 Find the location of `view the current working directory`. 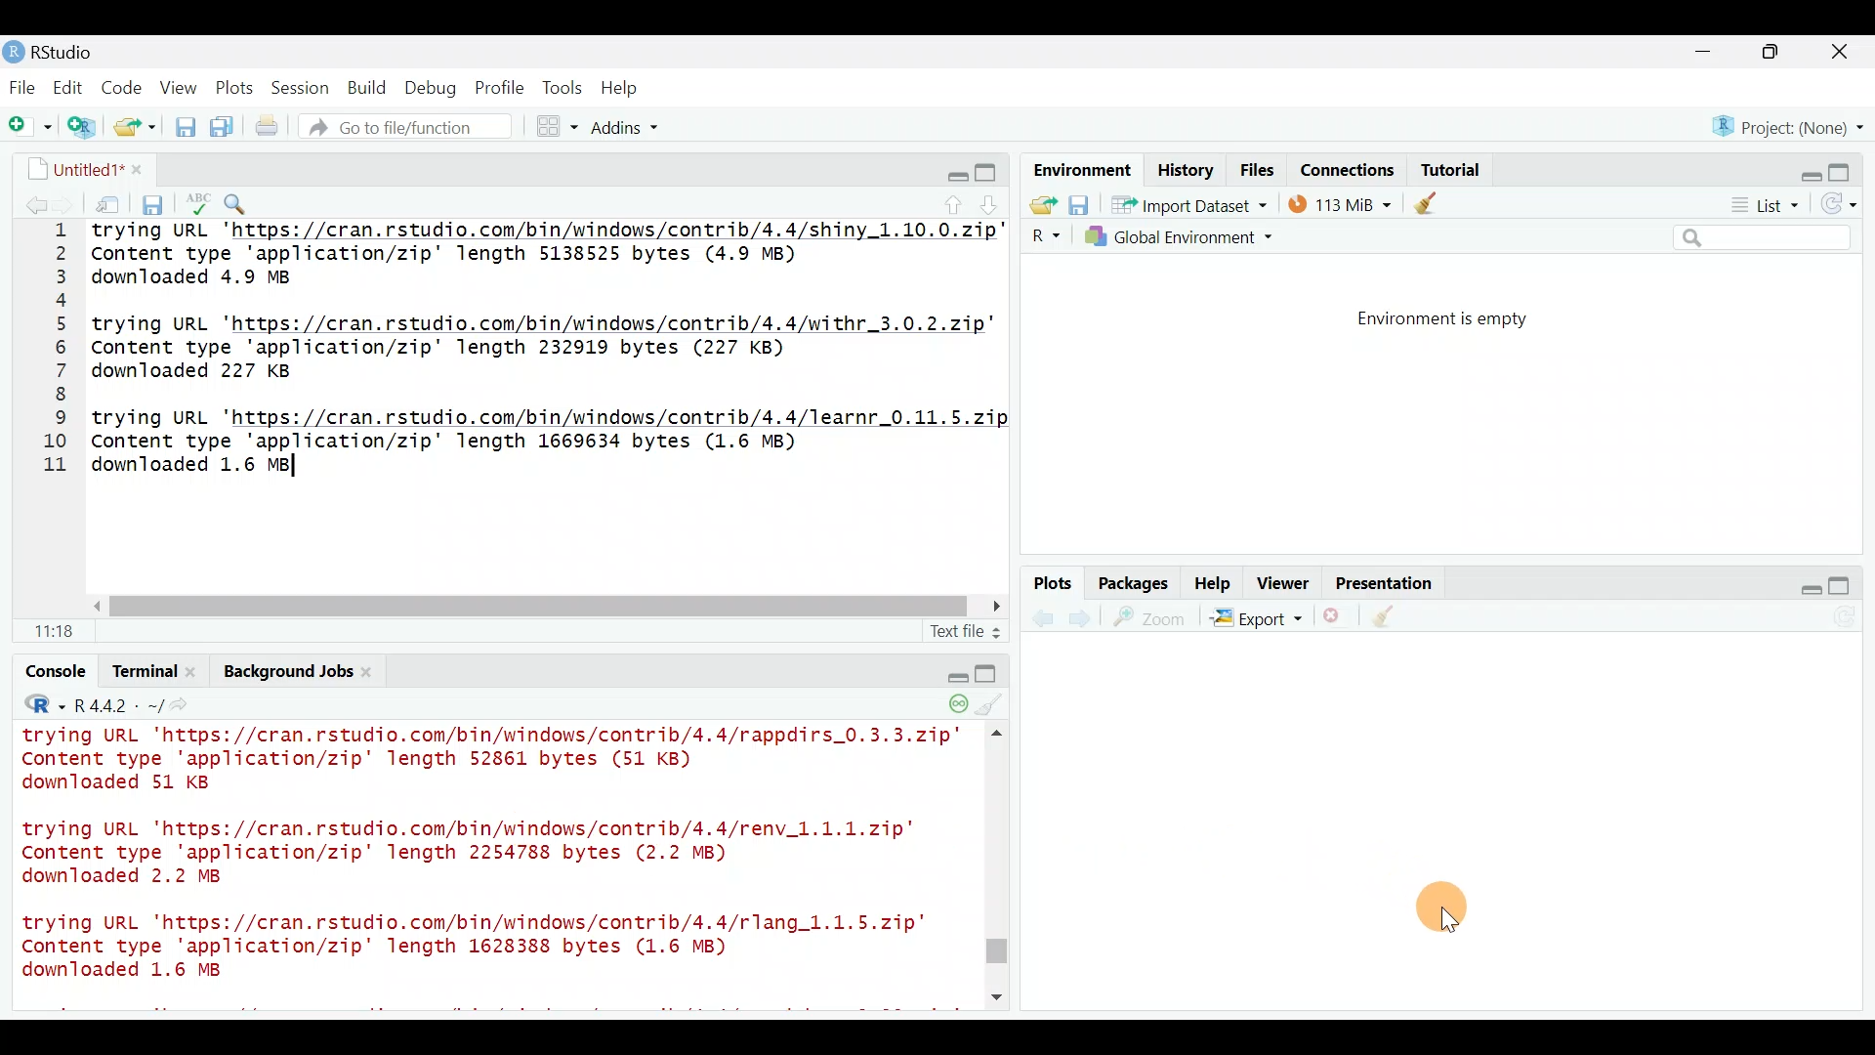

view the current working directory is located at coordinates (189, 704).